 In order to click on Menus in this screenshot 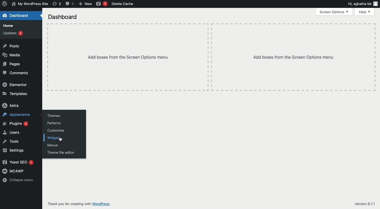, I will do `click(53, 146)`.